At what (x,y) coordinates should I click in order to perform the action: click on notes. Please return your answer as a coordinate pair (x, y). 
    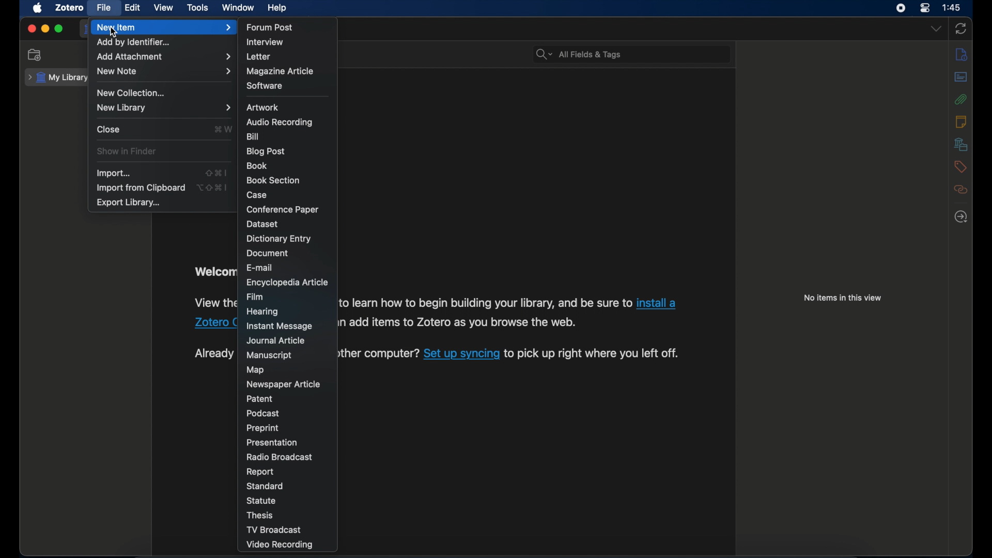
    Looking at the image, I should click on (962, 122).